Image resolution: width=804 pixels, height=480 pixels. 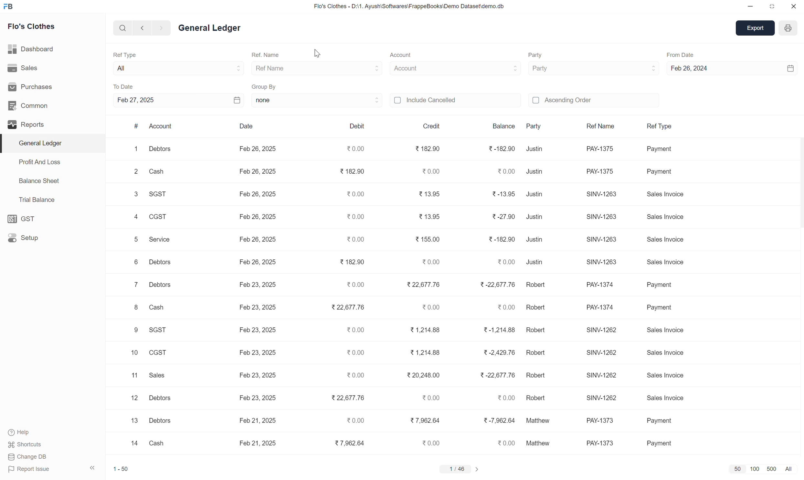 What do you see at coordinates (357, 127) in the screenshot?
I see `debit` at bounding box center [357, 127].